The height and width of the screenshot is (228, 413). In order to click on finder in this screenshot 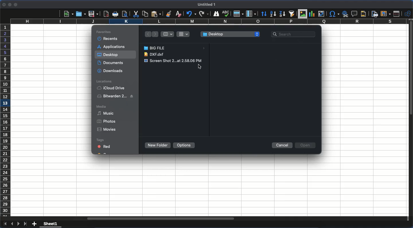, I will do `click(216, 13)`.